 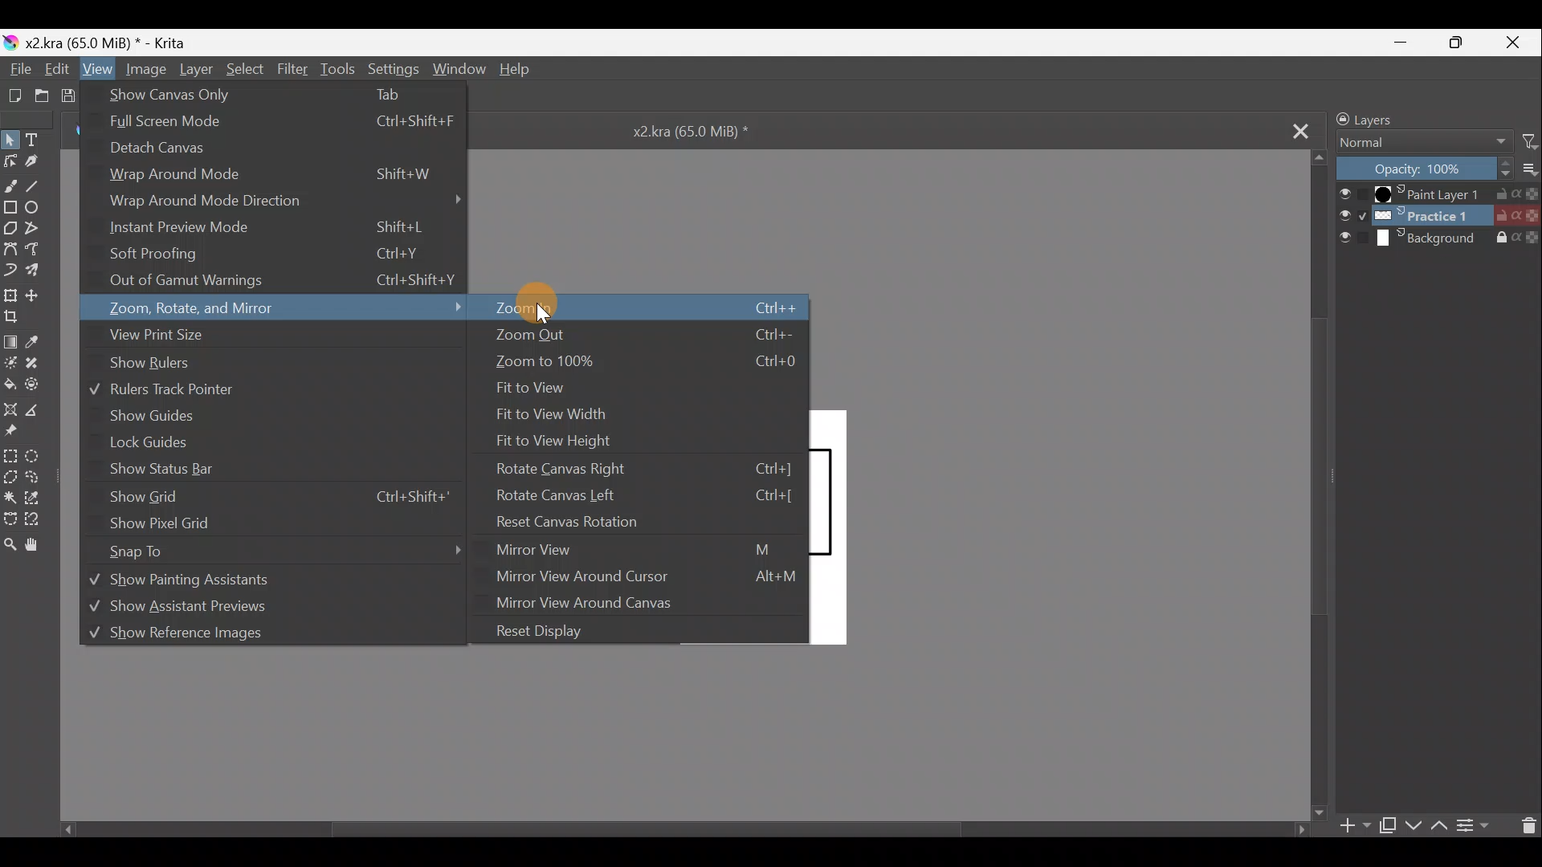 What do you see at coordinates (95, 69) in the screenshot?
I see `View` at bounding box center [95, 69].